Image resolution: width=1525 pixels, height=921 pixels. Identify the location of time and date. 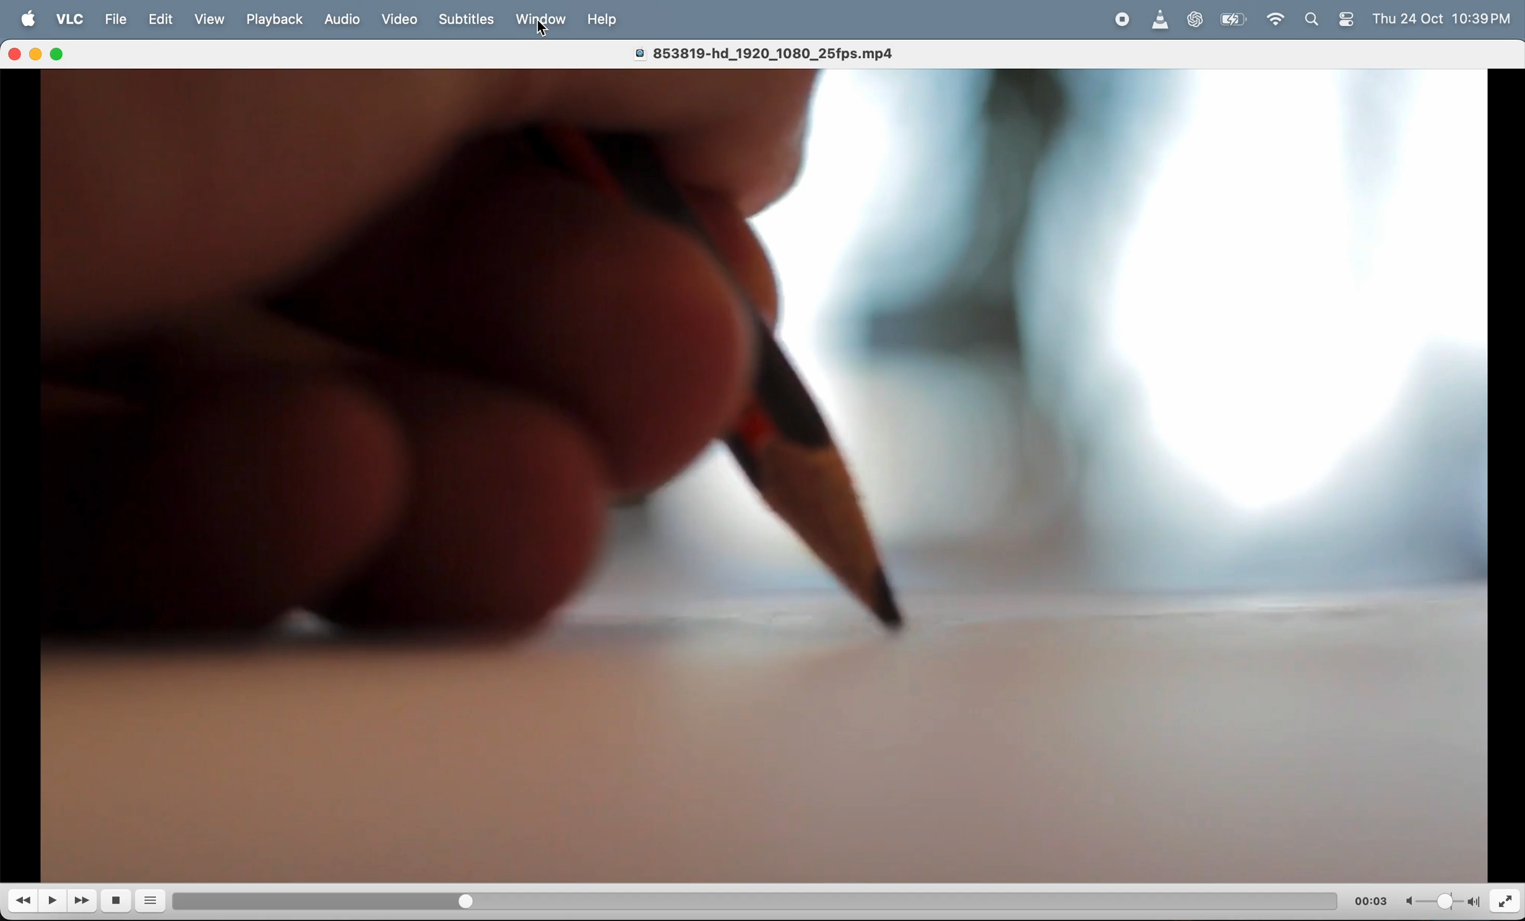
(1446, 18).